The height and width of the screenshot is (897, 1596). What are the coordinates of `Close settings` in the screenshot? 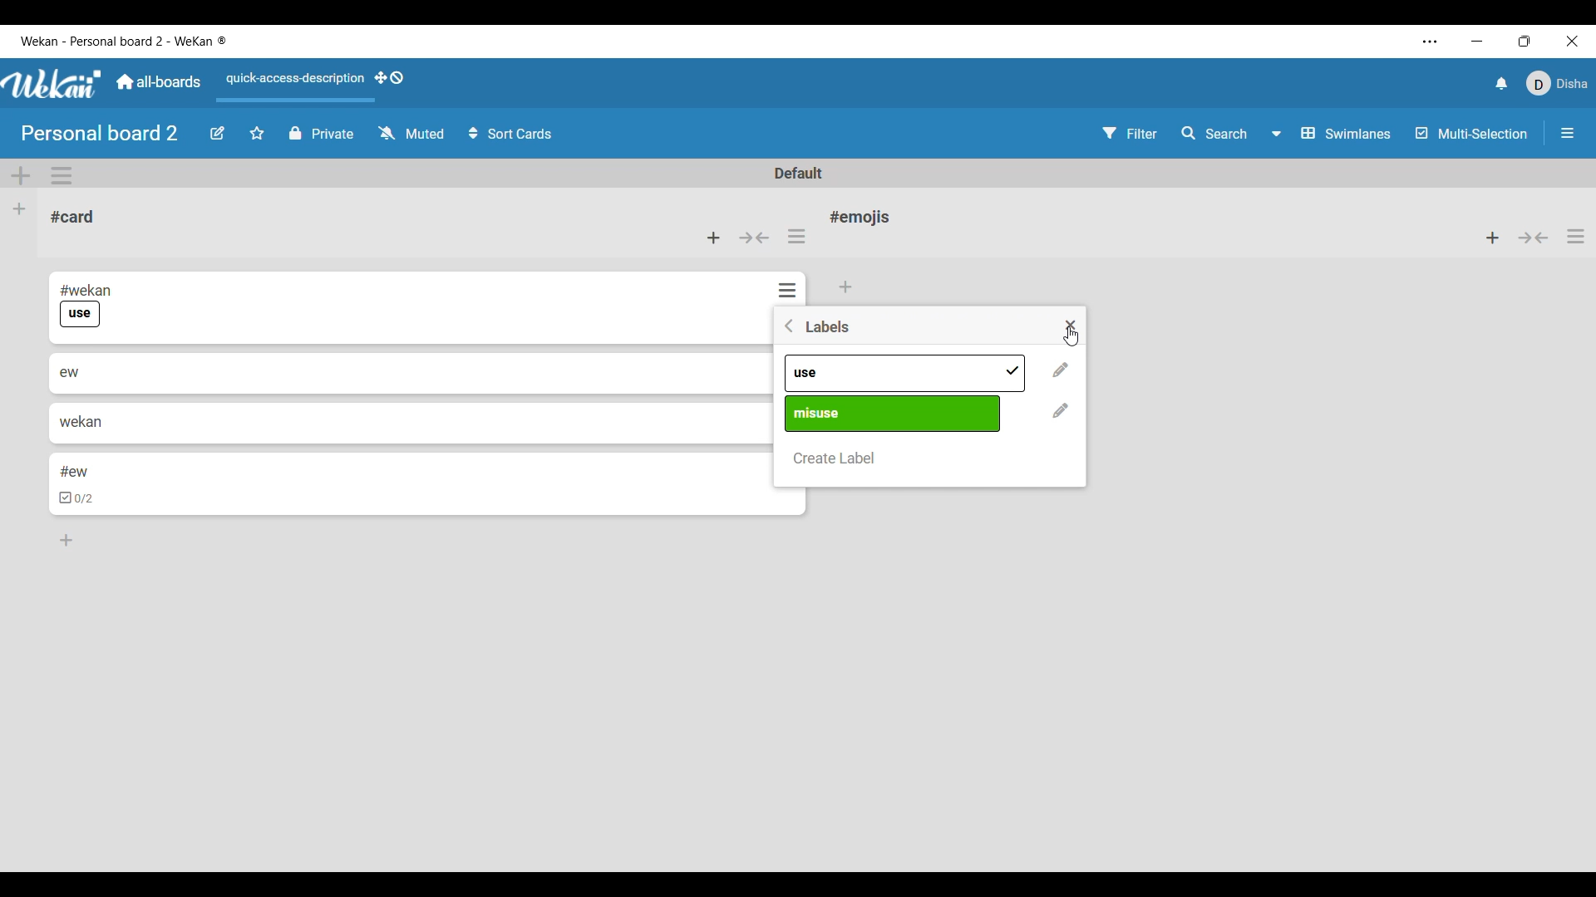 It's located at (1071, 326).